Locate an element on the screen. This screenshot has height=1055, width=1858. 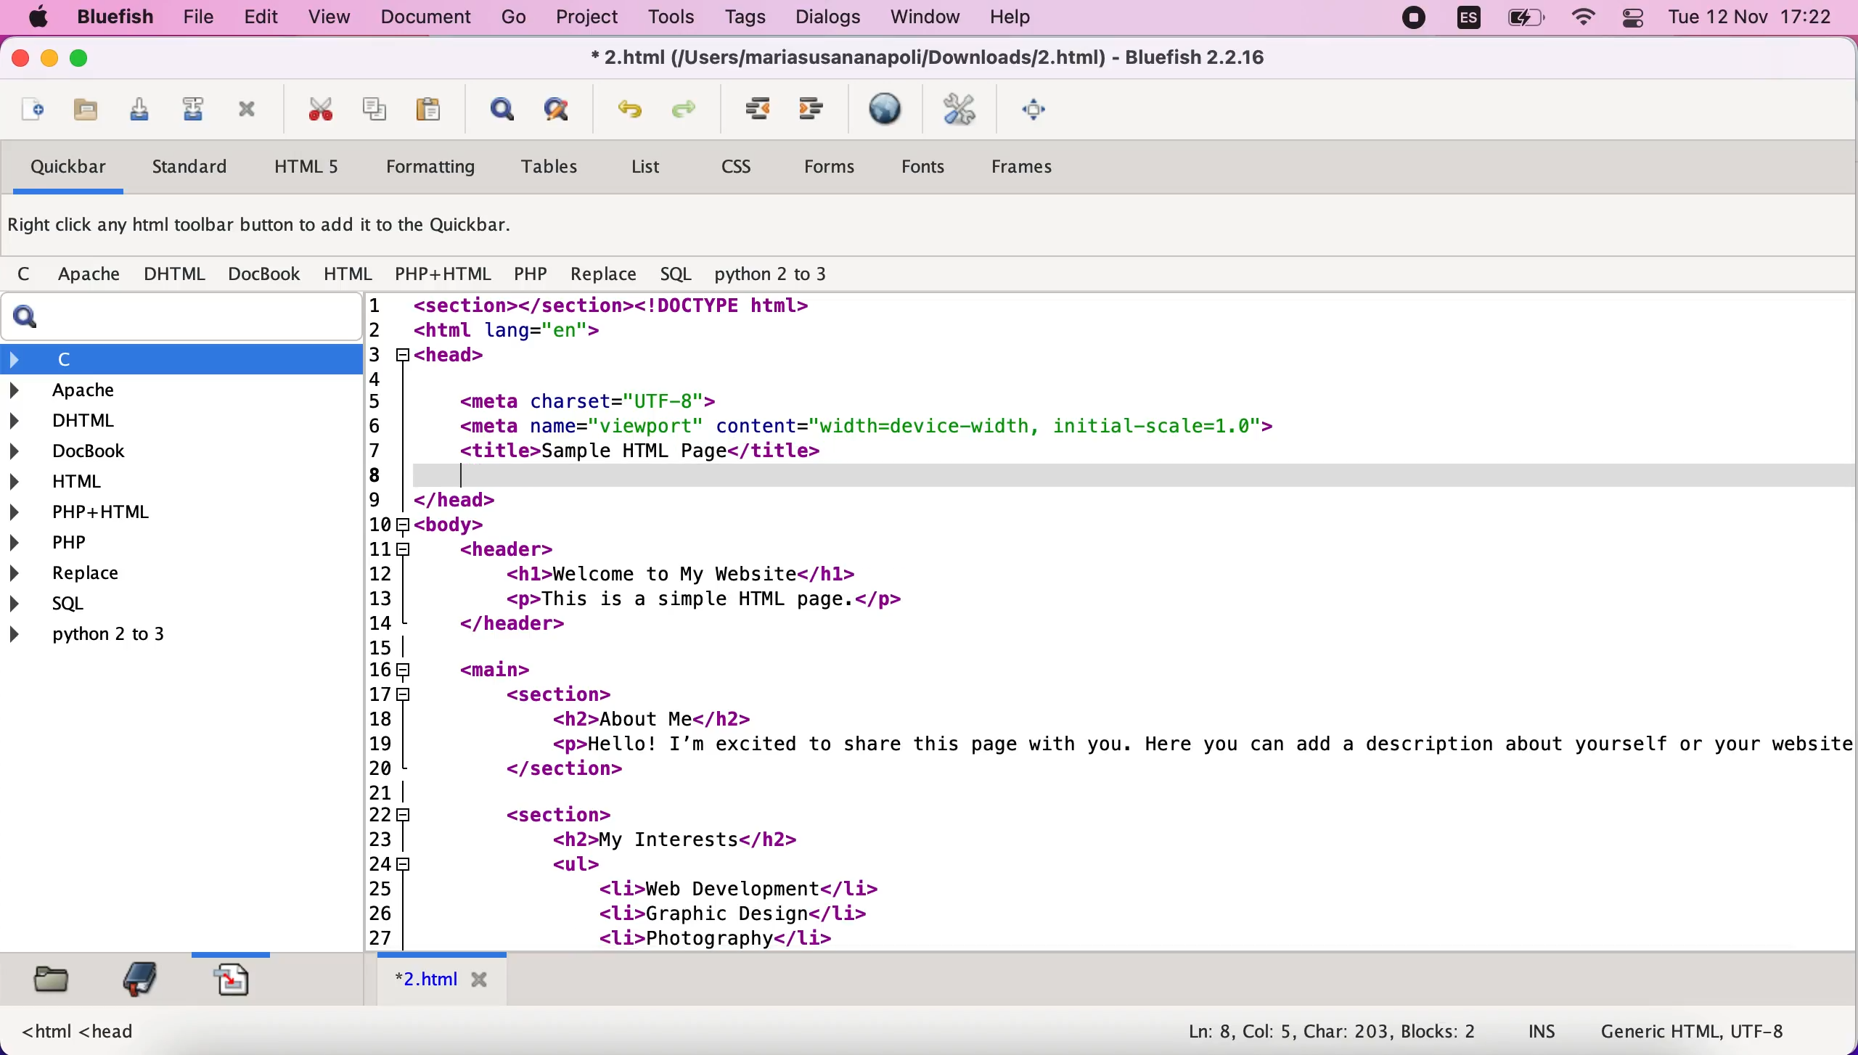
maximize is located at coordinates (89, 62).